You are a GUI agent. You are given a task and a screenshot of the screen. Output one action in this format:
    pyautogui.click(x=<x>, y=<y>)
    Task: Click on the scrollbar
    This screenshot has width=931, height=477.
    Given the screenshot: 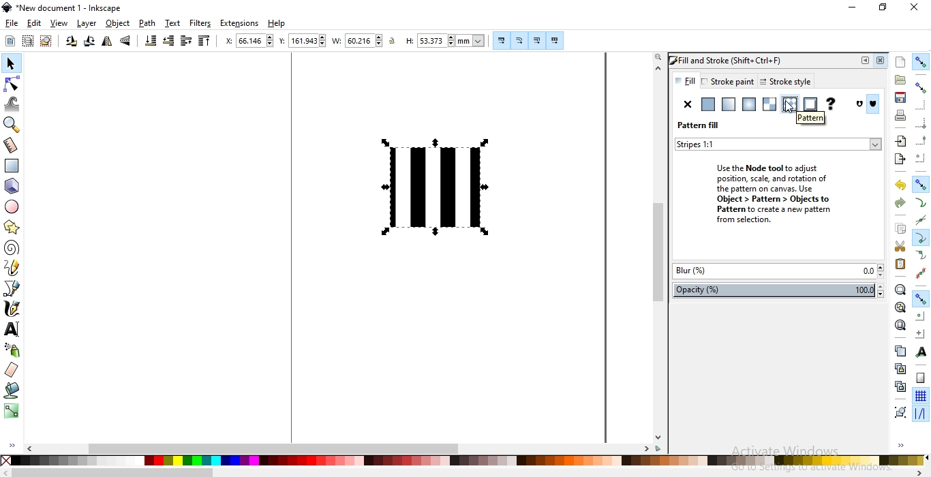 What is the action you would take?
    pyautogui.click(x=448, y=448)
    